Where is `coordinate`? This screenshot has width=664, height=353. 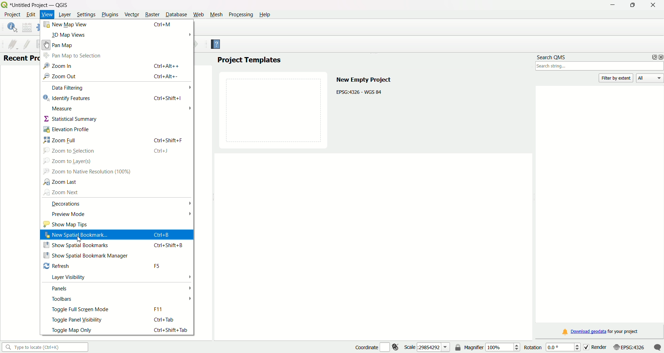
coordinate is located at coordinates (365, 346).